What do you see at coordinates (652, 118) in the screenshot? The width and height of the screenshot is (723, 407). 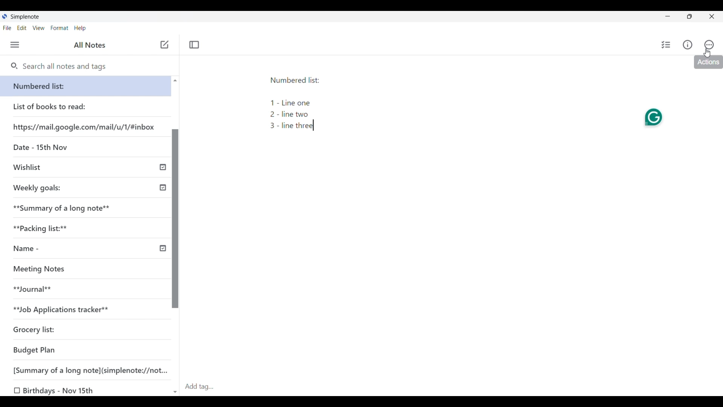 I see `Grammarly extension activated` at bounding box center [652, 118].